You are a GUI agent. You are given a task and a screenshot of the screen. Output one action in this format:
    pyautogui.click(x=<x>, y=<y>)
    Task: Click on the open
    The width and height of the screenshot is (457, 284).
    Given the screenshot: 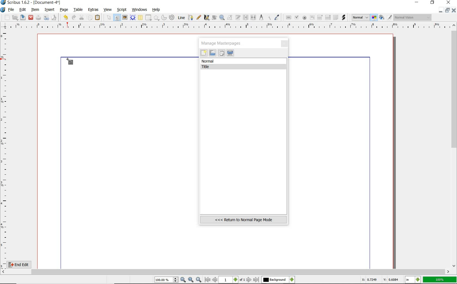 What is the action you would take?
    pyautogui.click(x=15, y=17)
    